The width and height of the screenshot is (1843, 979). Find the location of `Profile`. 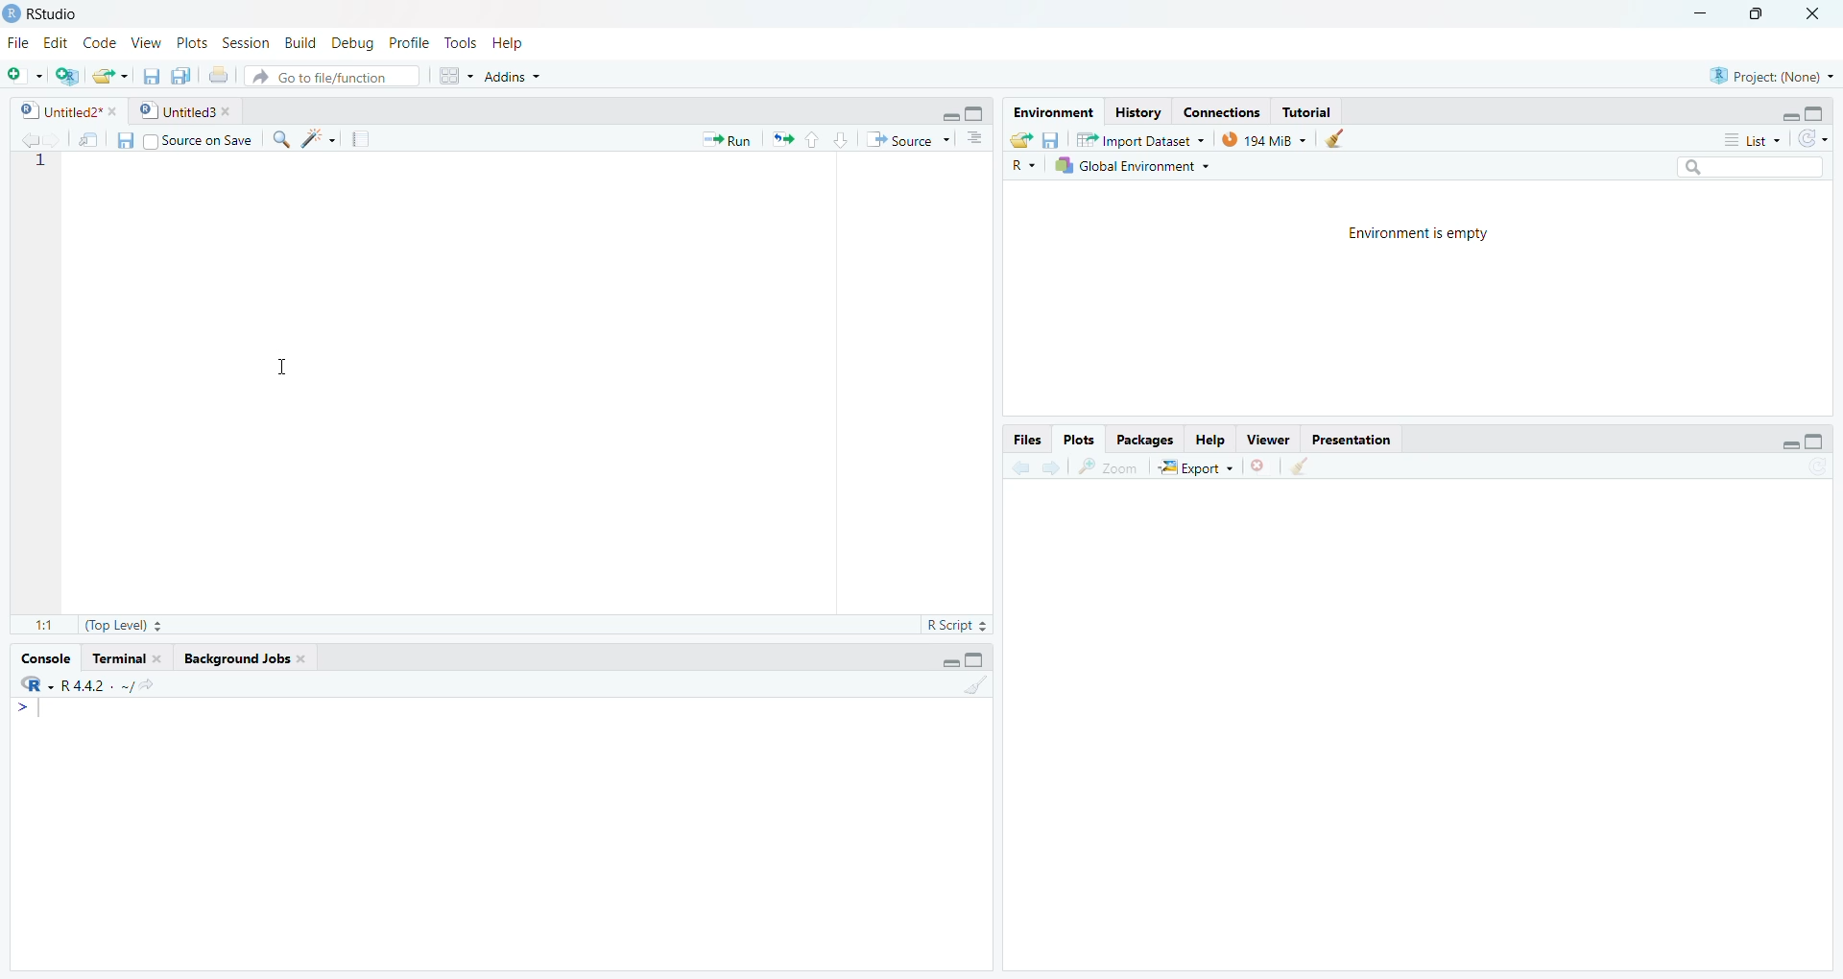

Profile is located at coordinates (409, 42).